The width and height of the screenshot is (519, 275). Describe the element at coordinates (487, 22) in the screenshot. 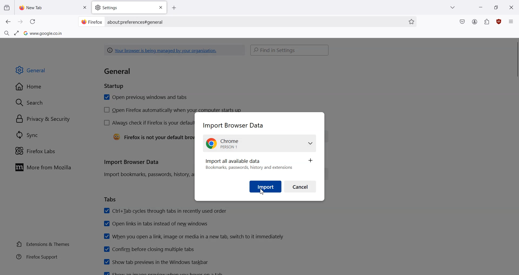

I see `Extensions` at that location.